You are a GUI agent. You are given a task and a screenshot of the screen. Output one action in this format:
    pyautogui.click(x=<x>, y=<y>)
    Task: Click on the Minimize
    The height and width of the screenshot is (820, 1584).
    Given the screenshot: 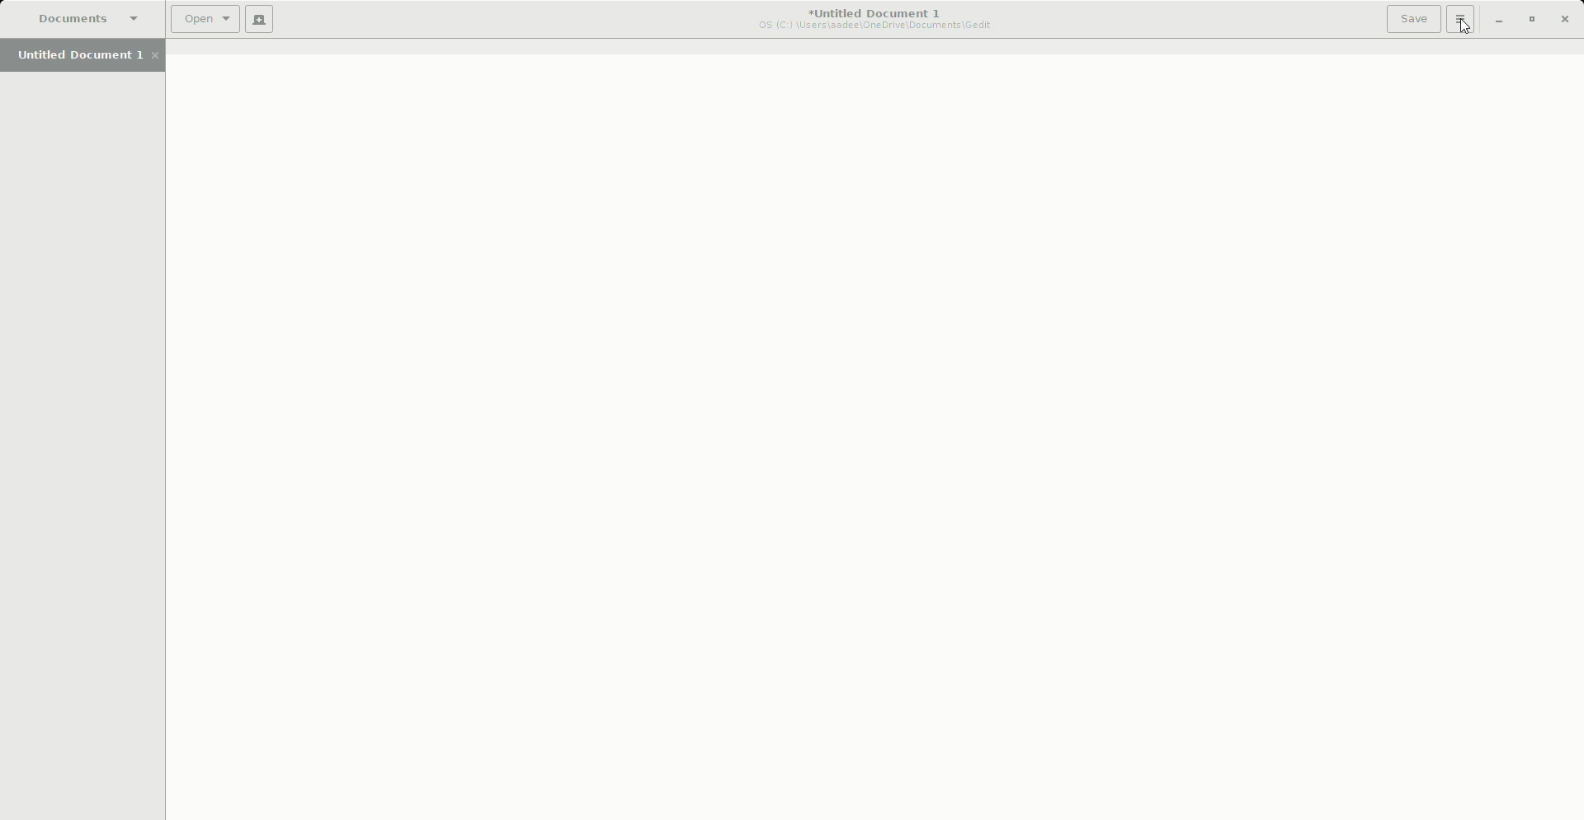 What is the action you would take?
    pyautogui.click(x=1492, y=20)
    